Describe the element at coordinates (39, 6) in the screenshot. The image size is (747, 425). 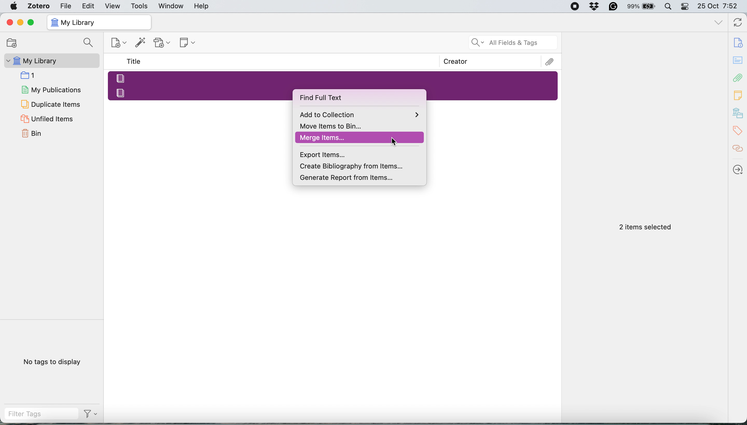
I see `Zotero` at that location.